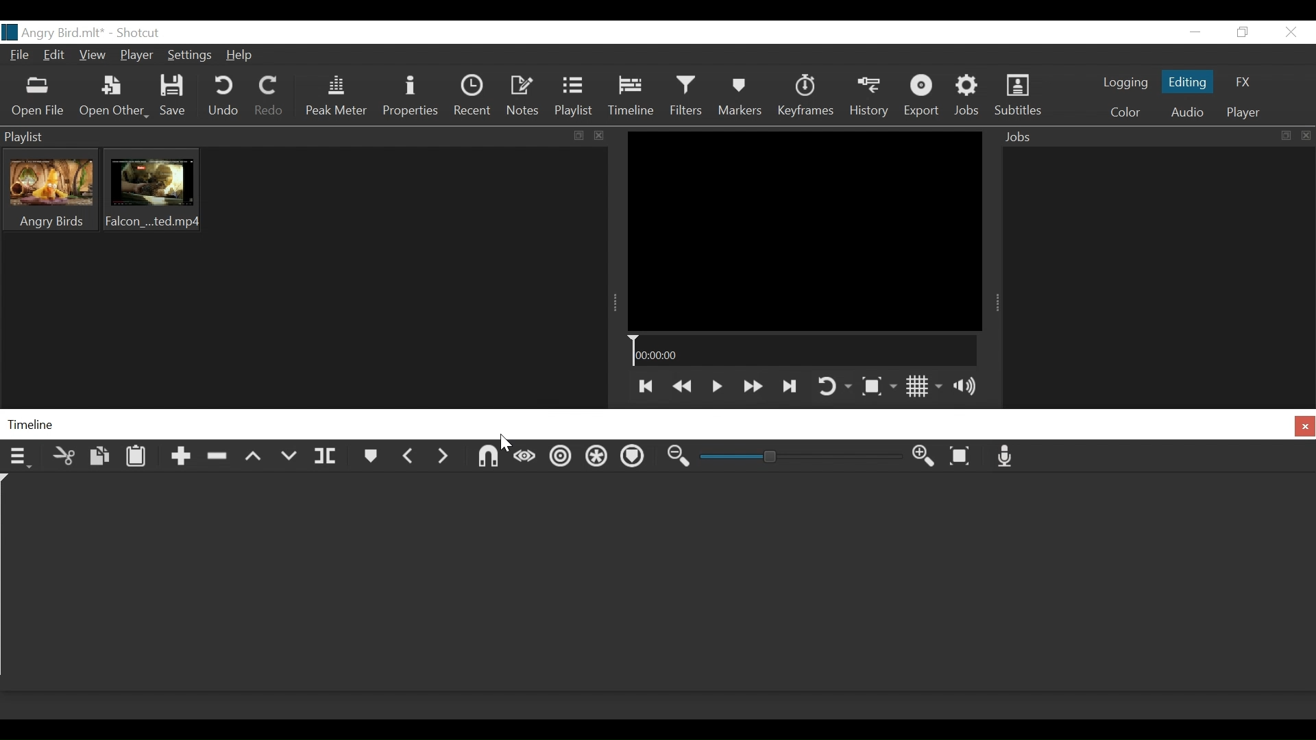 The height and width of the screenshot is (740, 1316). I want to click on Audio, so click(1186, 113).